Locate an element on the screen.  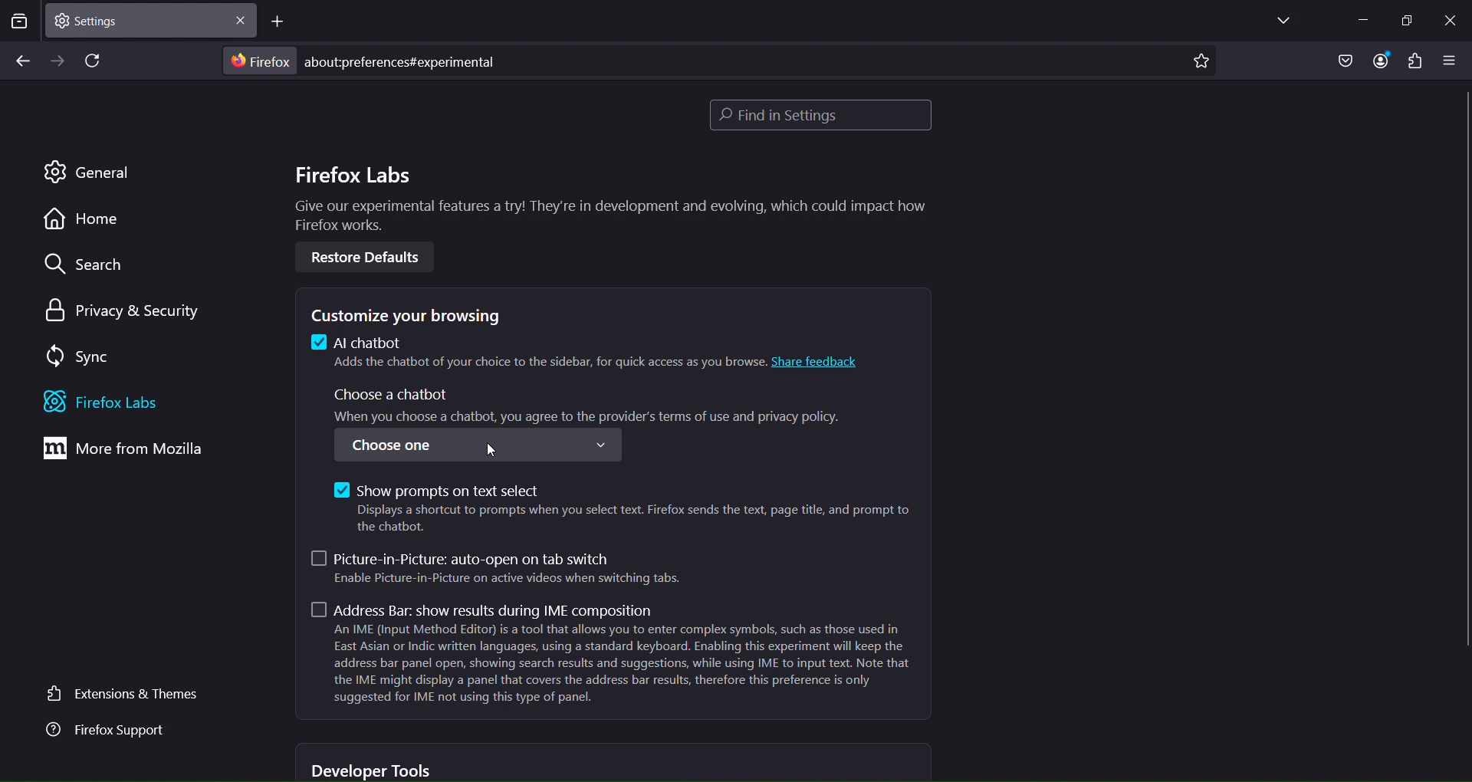
search is located at coordinates (84, 267).